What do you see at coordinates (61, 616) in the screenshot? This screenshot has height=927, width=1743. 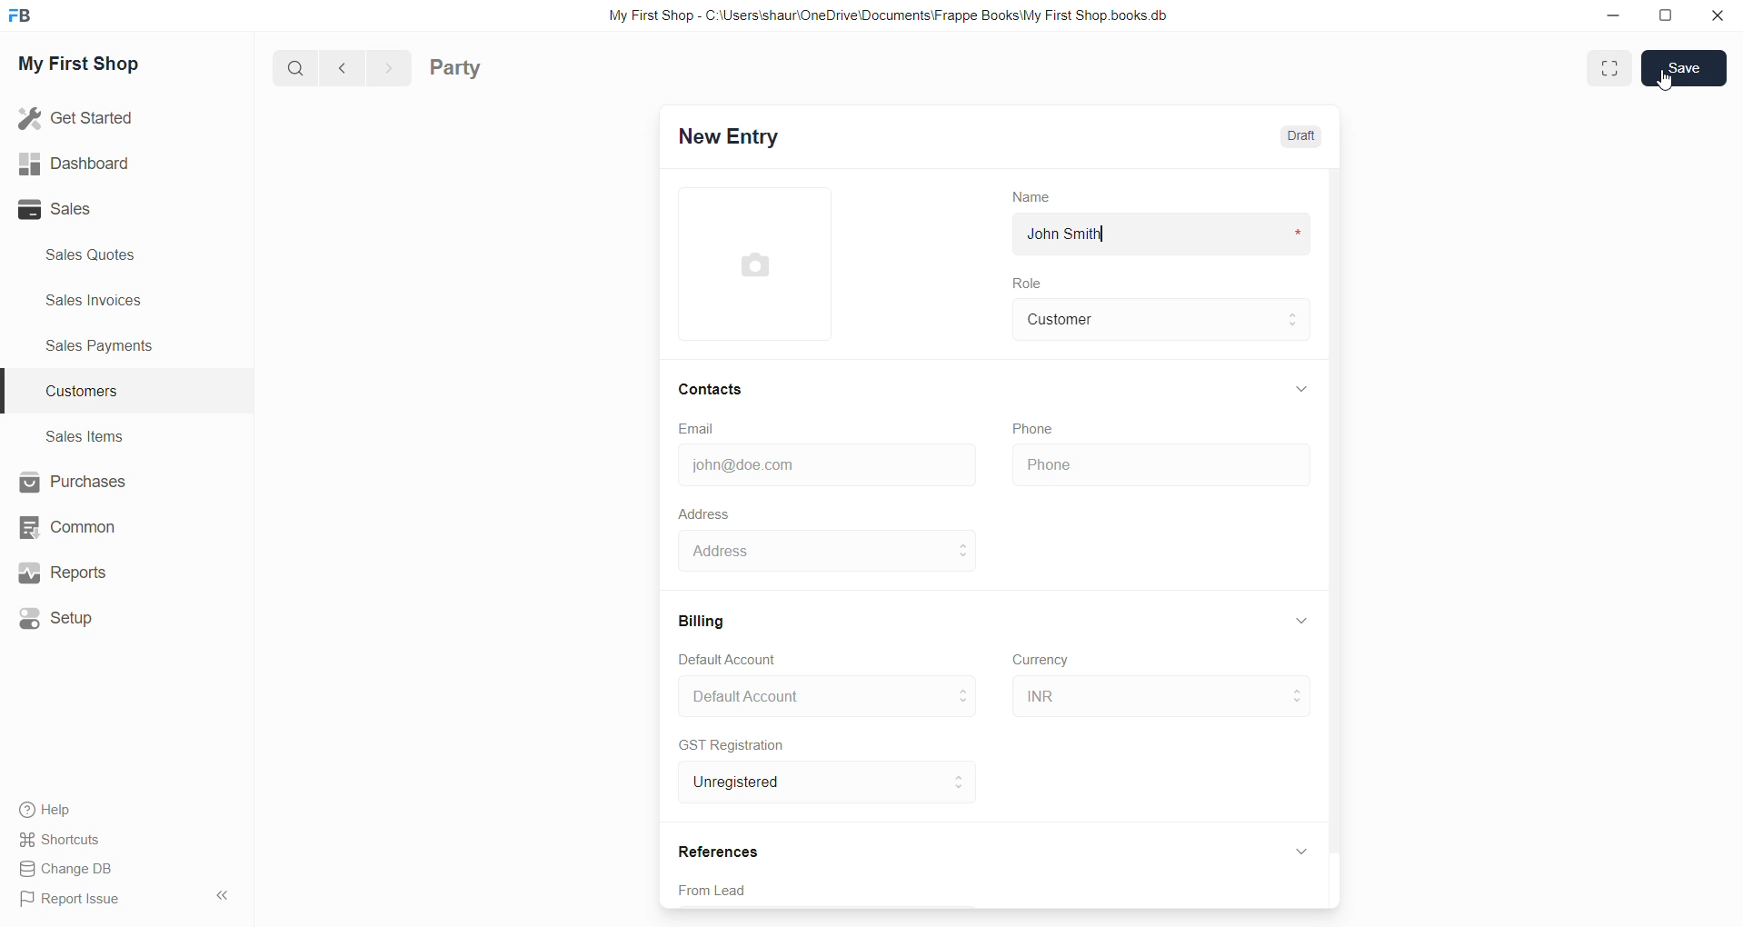 I see `Setup` at bounding box center [61, 616].